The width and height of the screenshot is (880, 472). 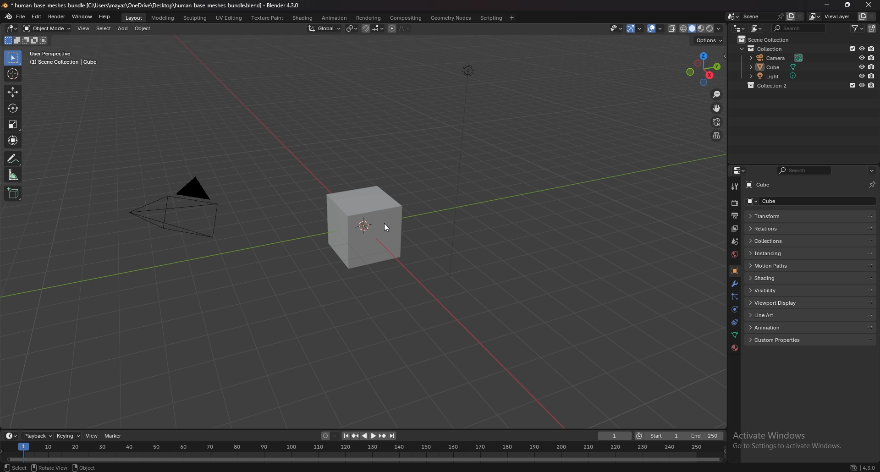 I want to click on scene collection, so click(x=767, y=39).